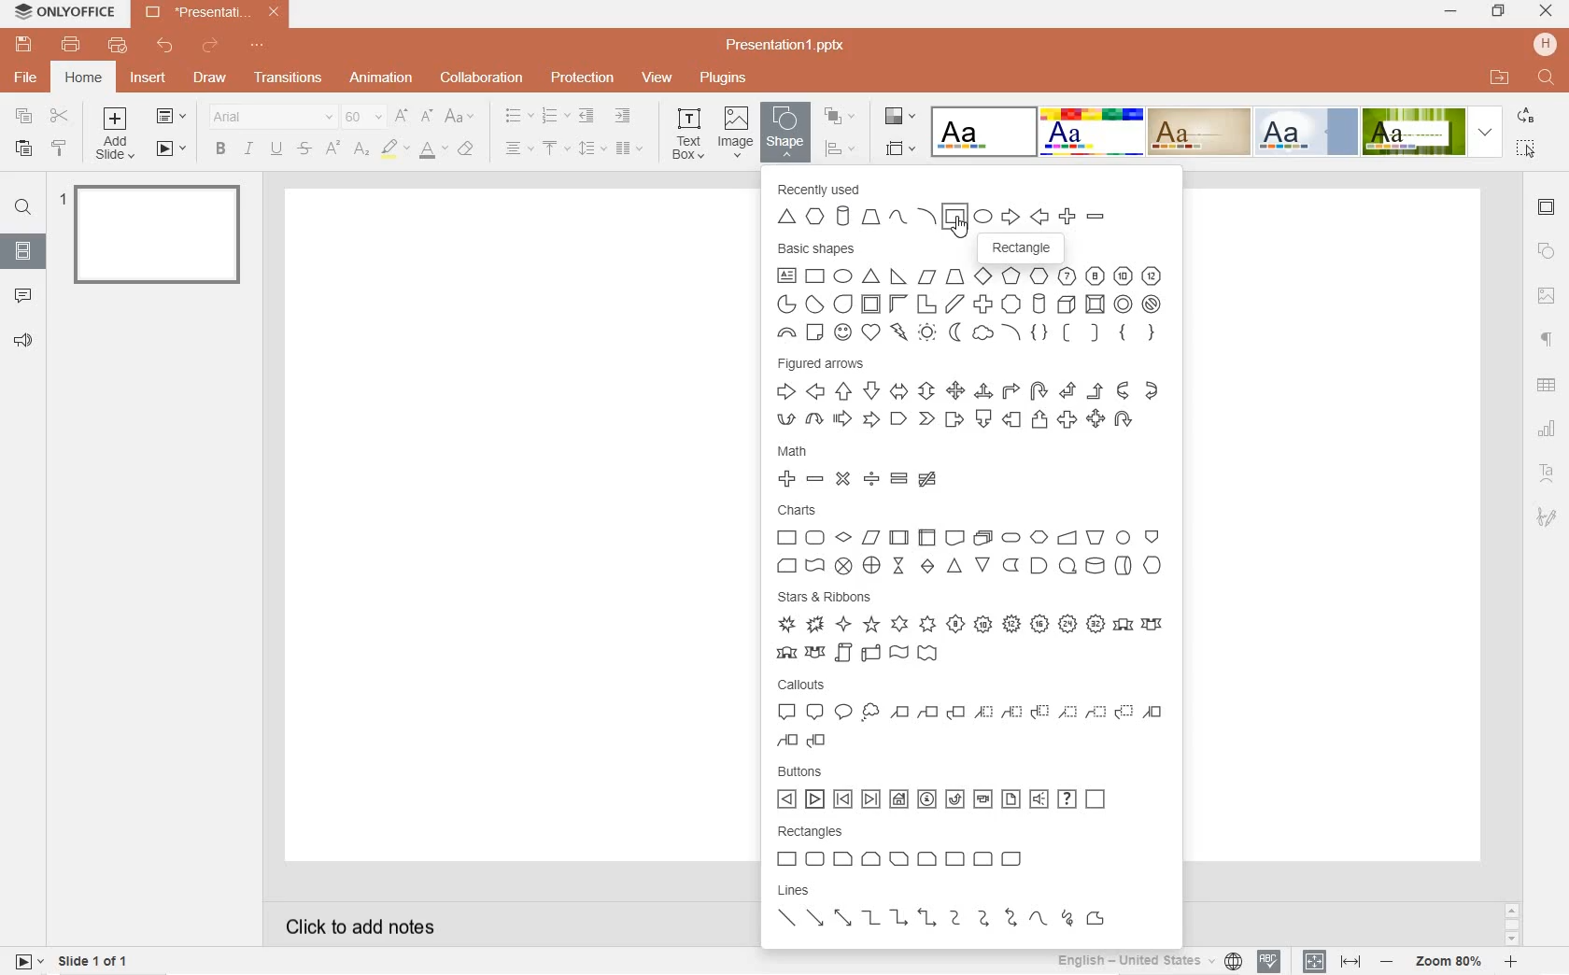 The height and width of the screenshot is (975, 1569). I want to click on U-turn Arrow, so click(1038, 393).